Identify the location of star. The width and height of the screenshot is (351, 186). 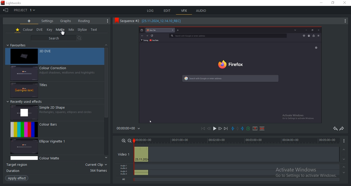
(18, 30).